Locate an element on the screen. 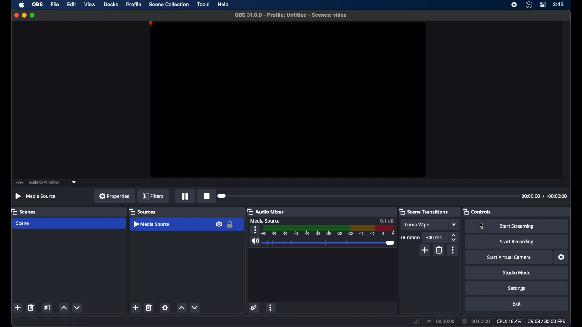 Image resolution: width=582 pixels, height=327 pixels. preview is located at coordinates (288, 100).